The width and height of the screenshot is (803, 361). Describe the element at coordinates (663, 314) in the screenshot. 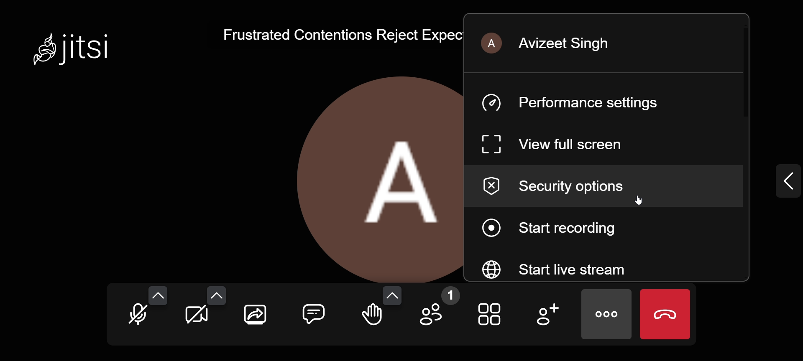

I see `end call` at that location.